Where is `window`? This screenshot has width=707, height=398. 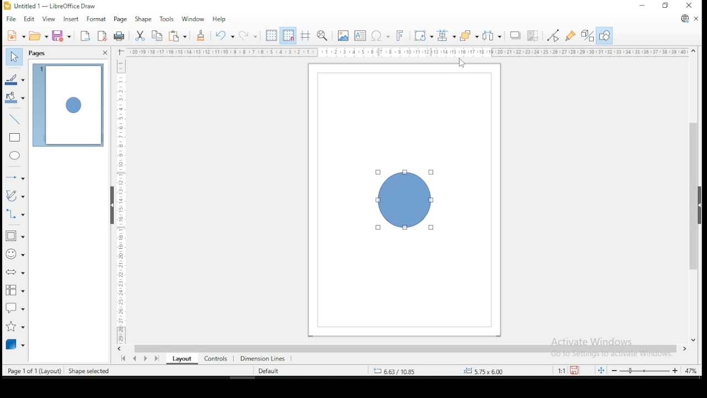
window is located at coordinates (193, 18).